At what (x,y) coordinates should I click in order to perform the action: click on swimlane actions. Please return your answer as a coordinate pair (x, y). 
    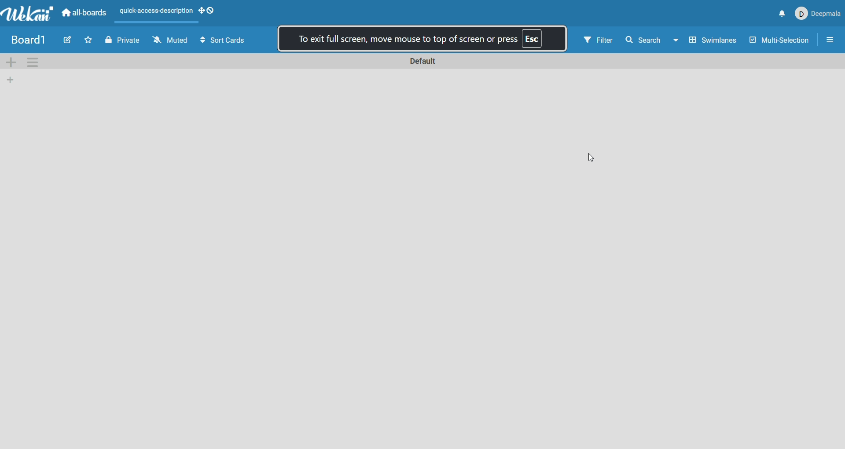
    Looking at the image, I should click on (36, 62).